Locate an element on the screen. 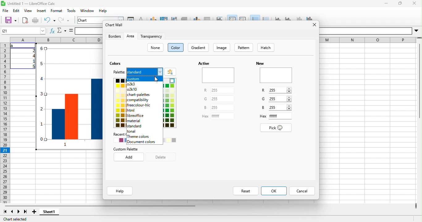 The height and width of the screenshot is (222, 422). add sheet is located at coordinates (34, 212).